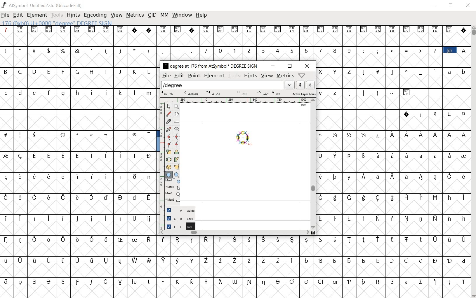 This screenshot has height=298, width=476. I want to click on , so click(392, 228).